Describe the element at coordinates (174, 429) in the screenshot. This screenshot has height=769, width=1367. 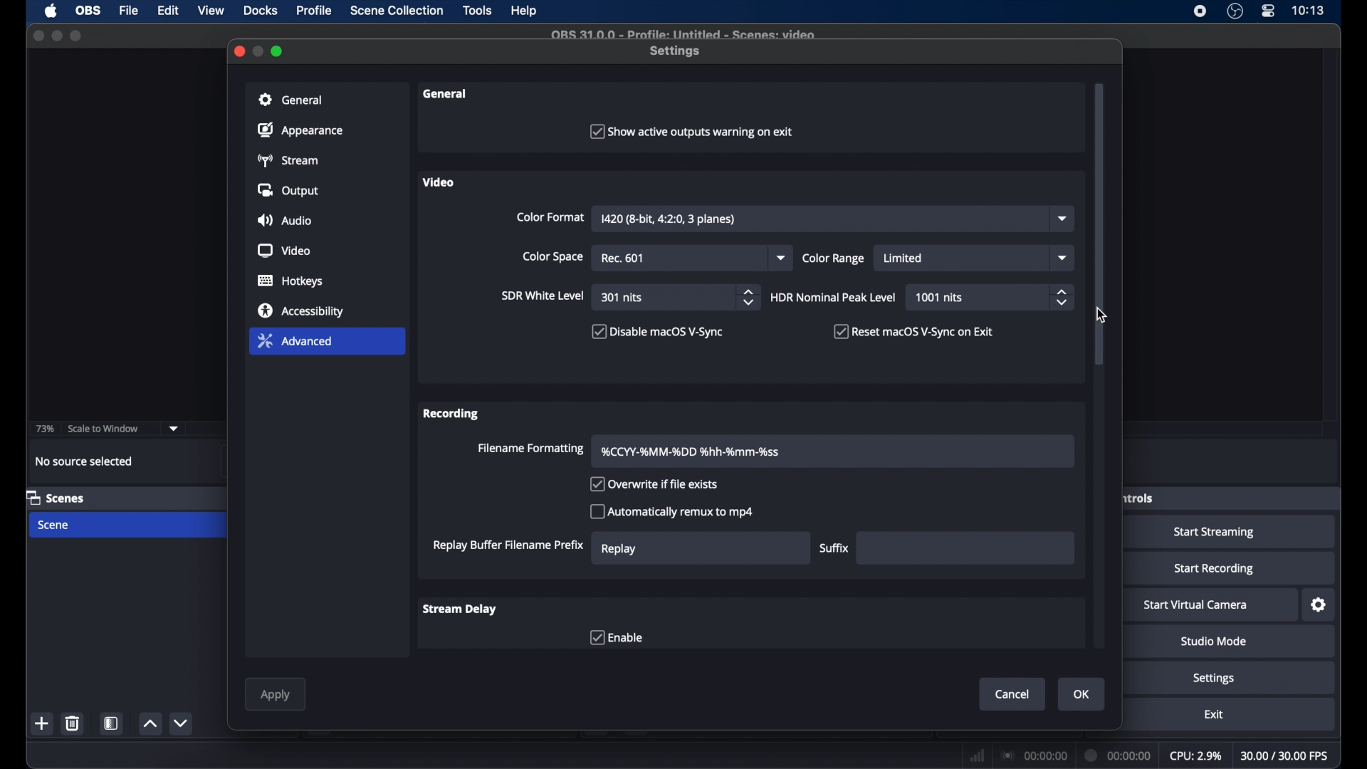
I see `dropdown` at that location.